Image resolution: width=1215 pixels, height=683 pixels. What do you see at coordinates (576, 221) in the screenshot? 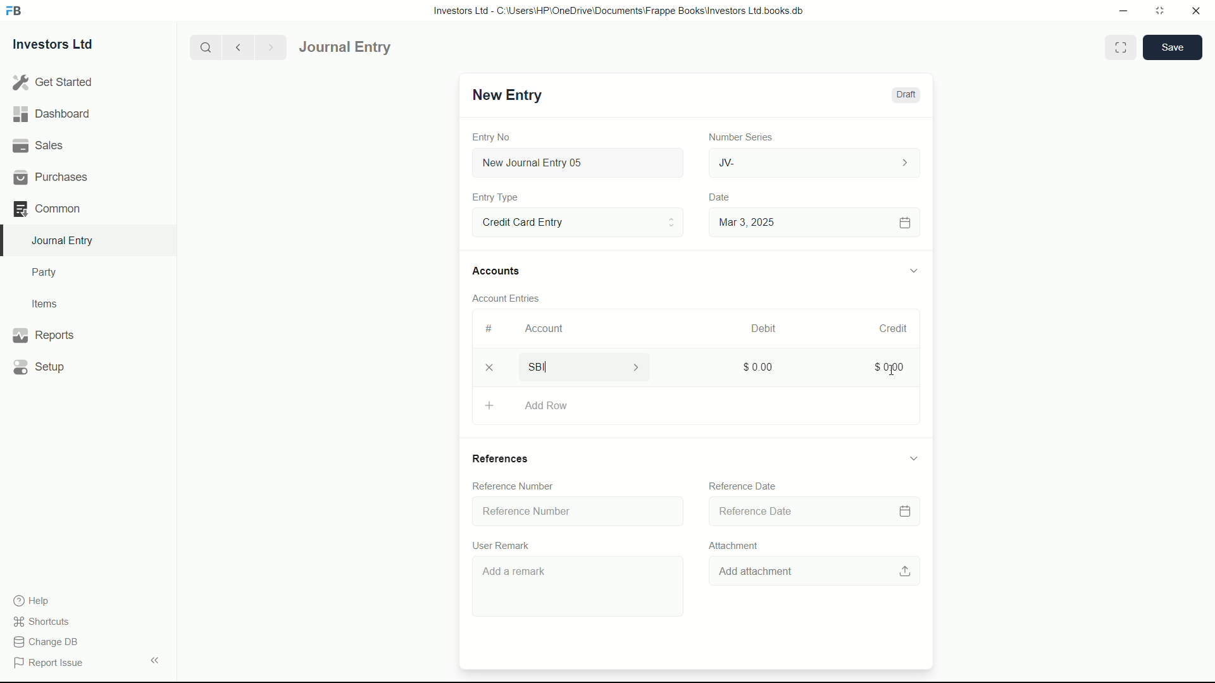
I see `Entry Type` at bounding box center [576, 221].